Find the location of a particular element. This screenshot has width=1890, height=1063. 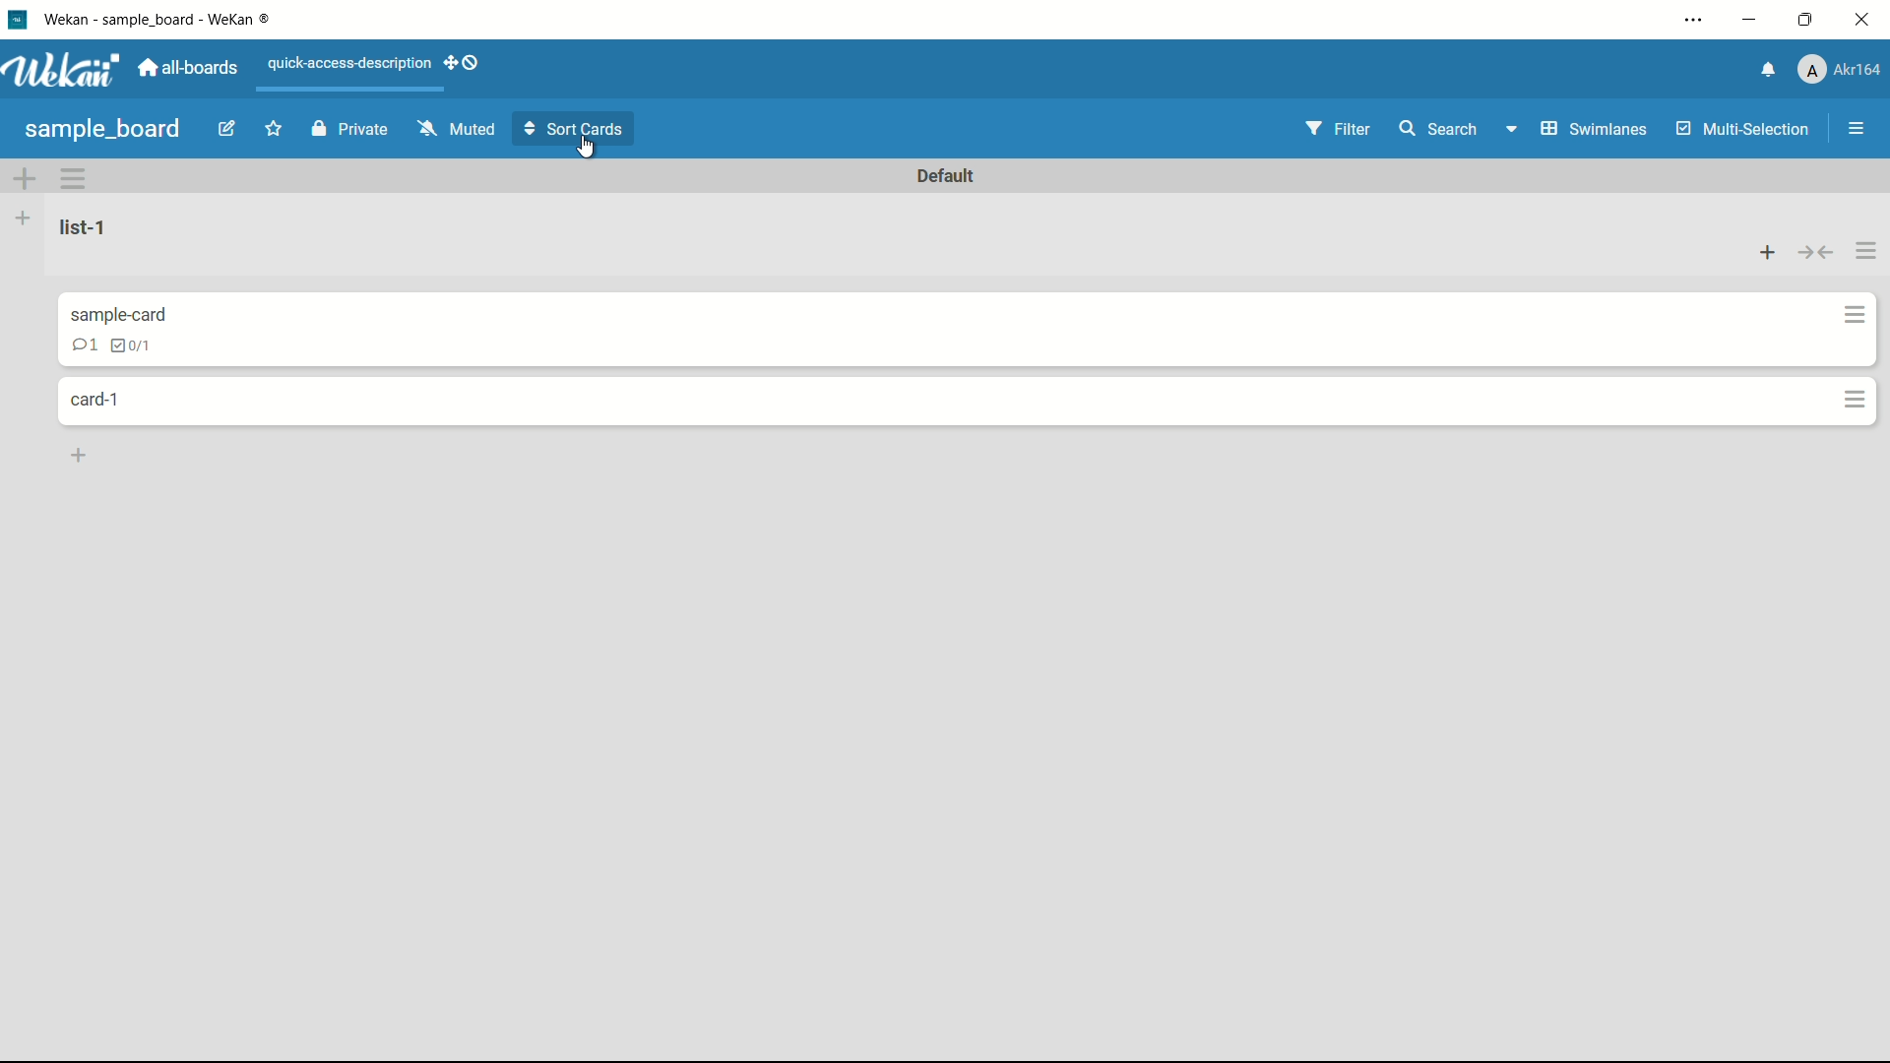

add swimlane is located at coordinates (25, 176).